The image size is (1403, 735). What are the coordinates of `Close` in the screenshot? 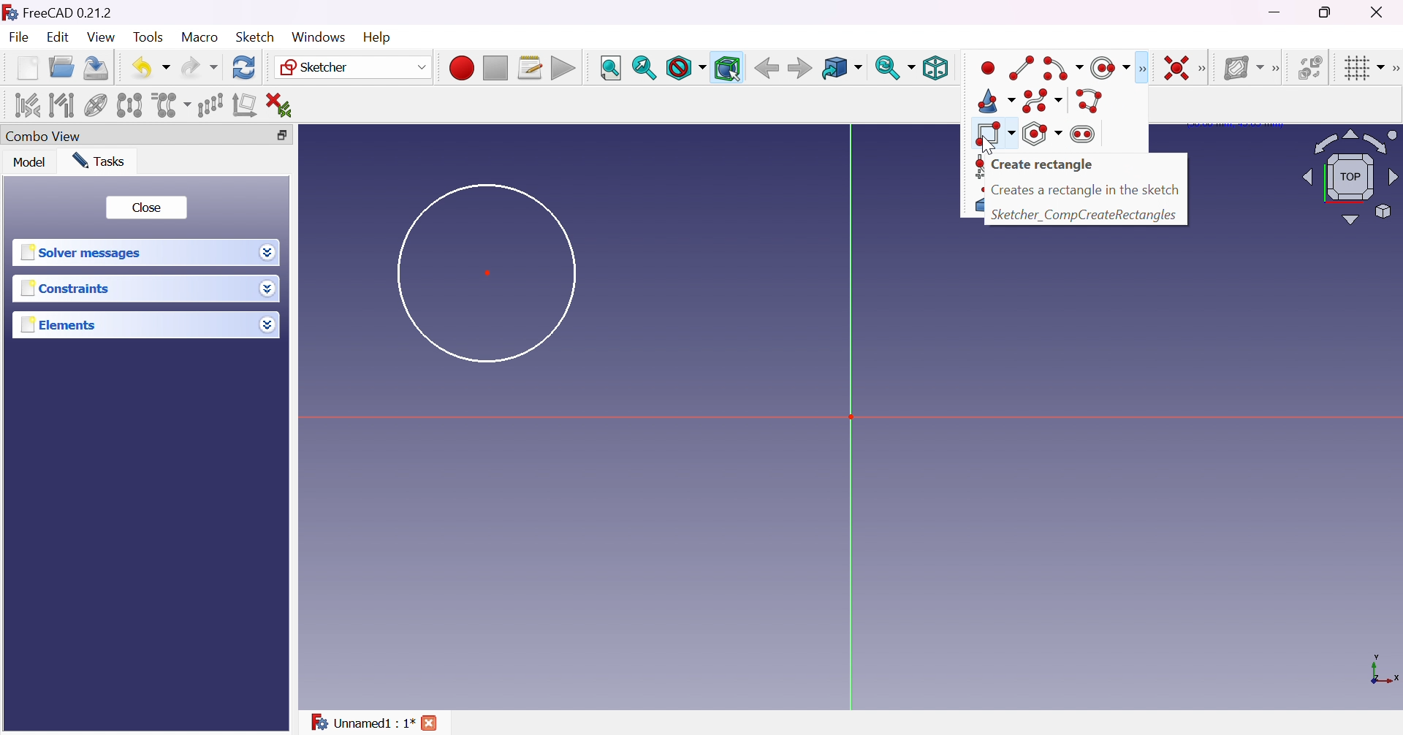 It's located at (145, 207).